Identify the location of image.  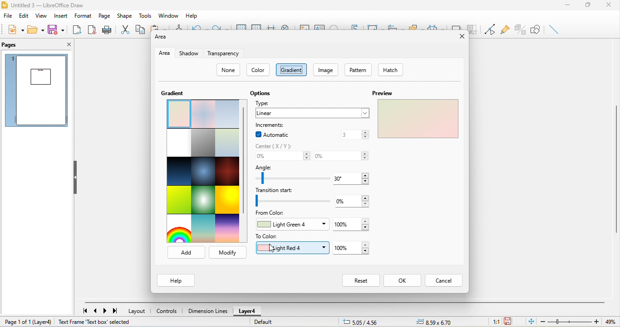
(303, 26).